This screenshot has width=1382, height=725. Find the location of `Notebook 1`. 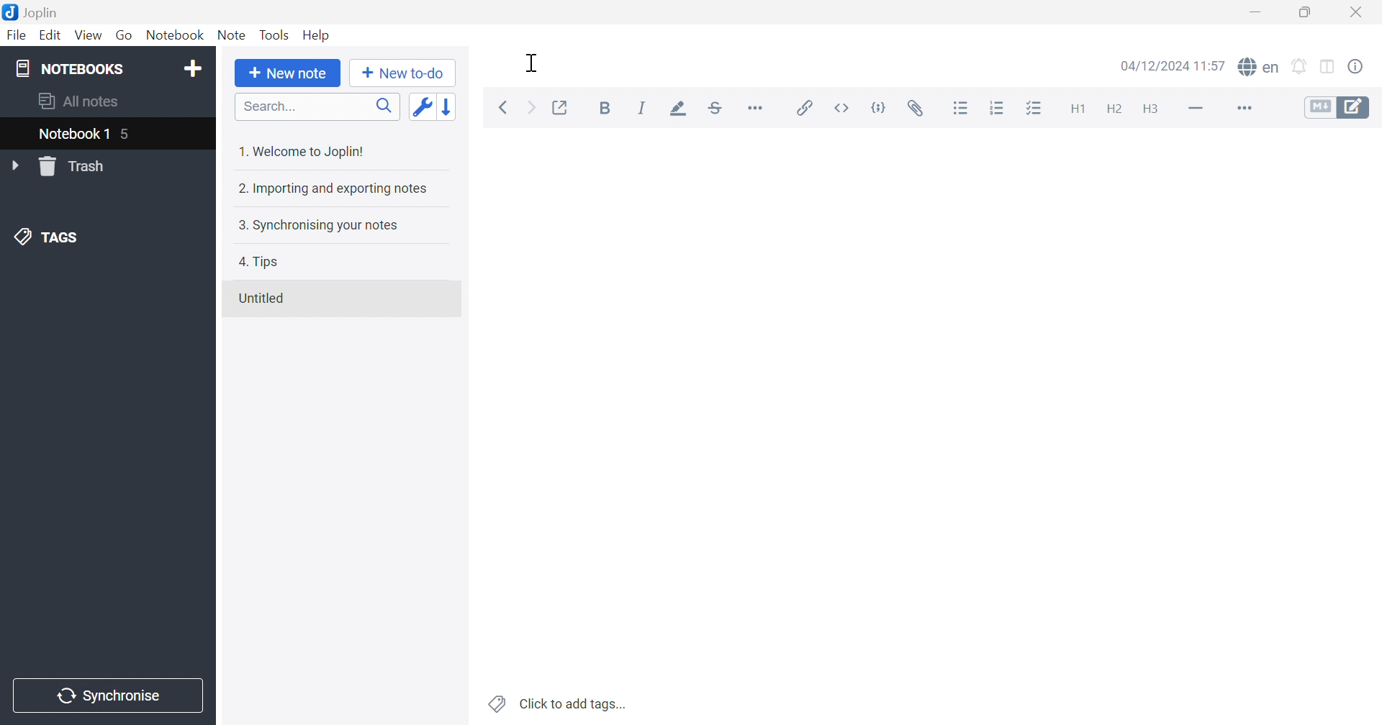

Notebook 1 is located at coordinates (87, 135).